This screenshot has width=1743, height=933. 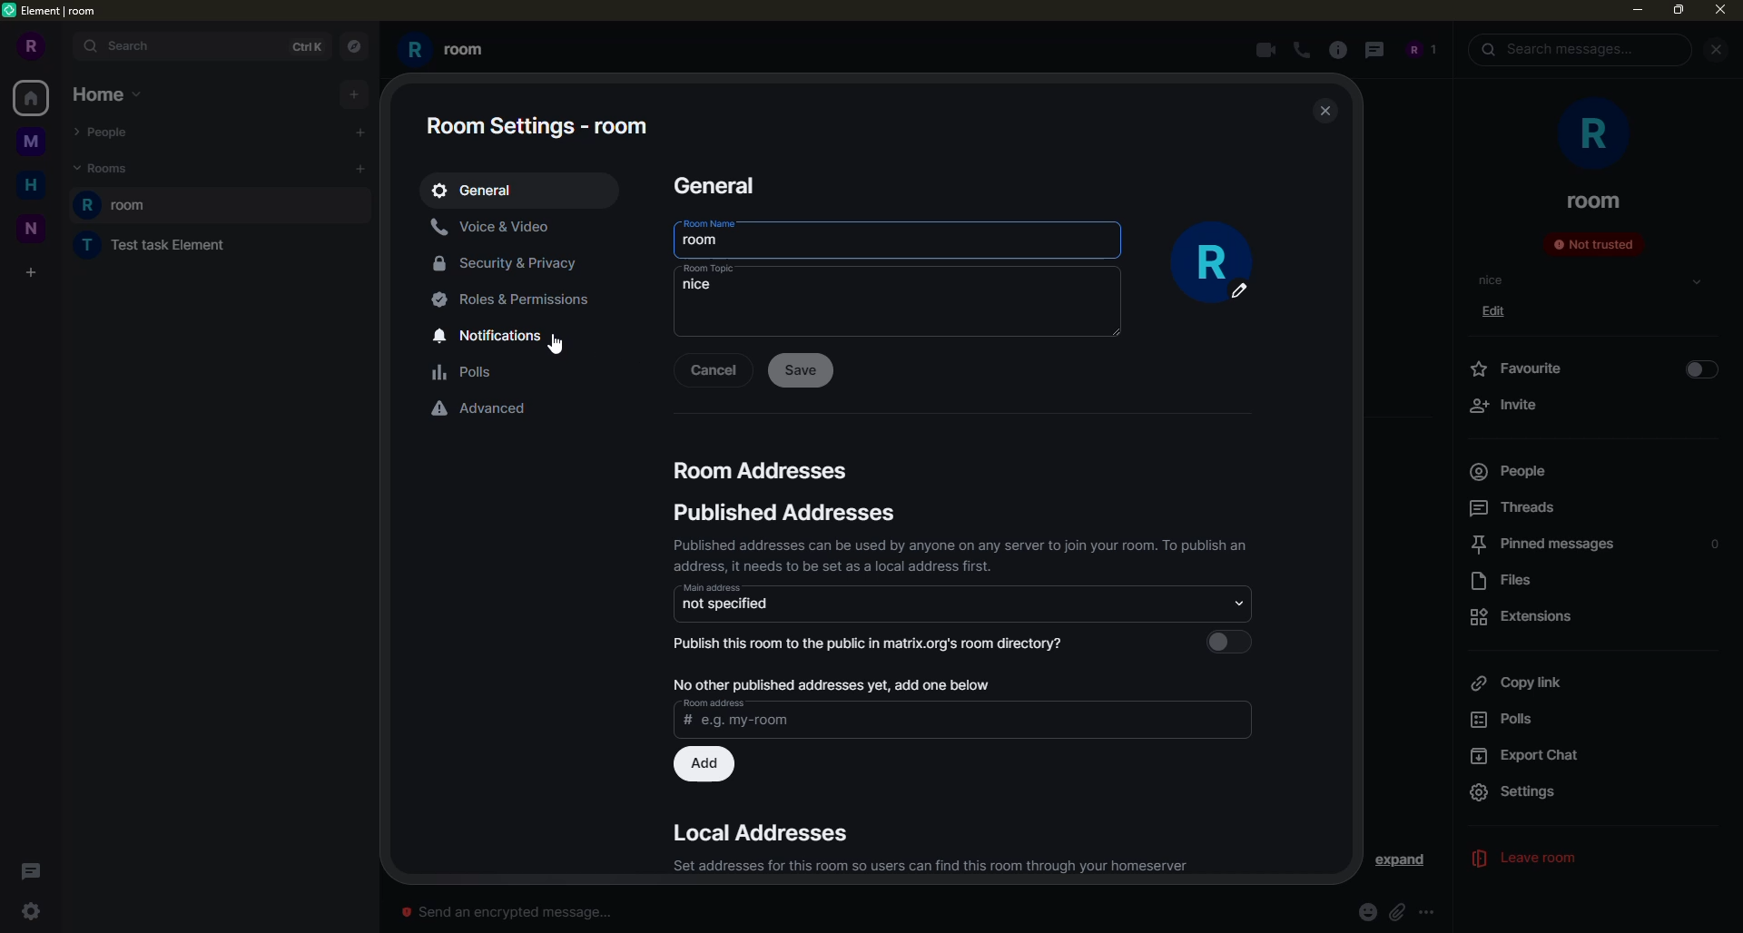 What do you see at coordinates (1701, 370) in the screenshot?
I see `enable` at bounding box center [1701, 370].